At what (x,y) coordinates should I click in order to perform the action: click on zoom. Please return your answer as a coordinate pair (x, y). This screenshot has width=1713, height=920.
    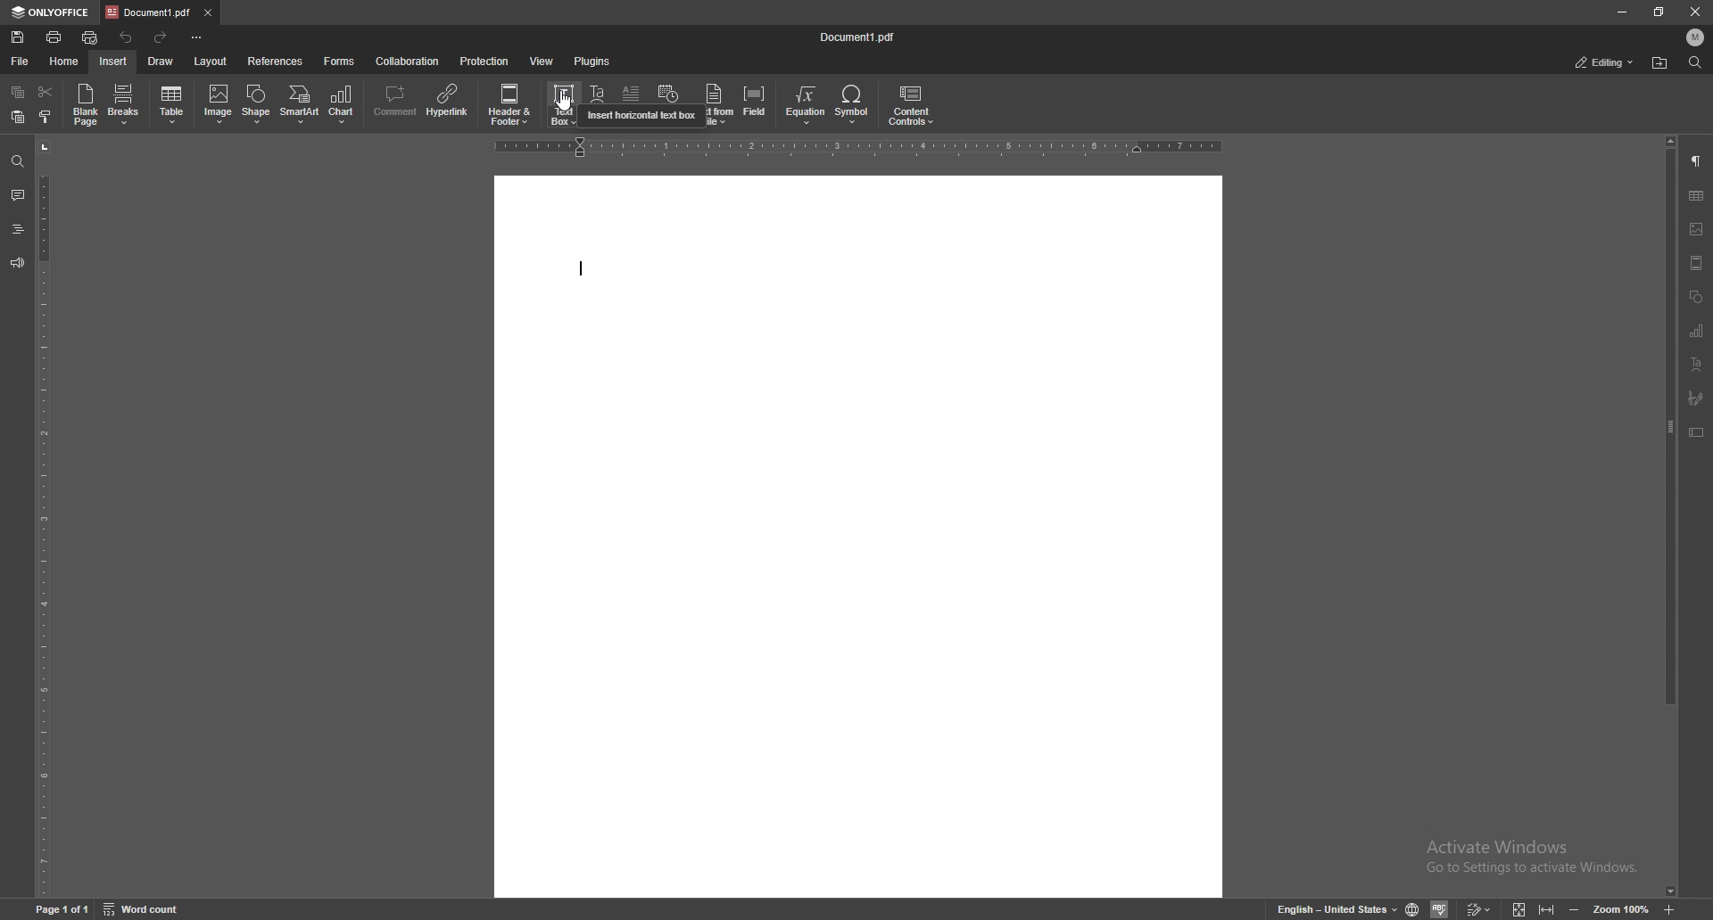
    Looking at the image, I should click on (1621, 910).